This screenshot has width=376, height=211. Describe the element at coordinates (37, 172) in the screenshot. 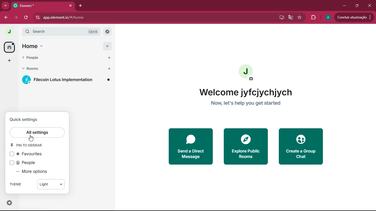

I see `more options` at that location.